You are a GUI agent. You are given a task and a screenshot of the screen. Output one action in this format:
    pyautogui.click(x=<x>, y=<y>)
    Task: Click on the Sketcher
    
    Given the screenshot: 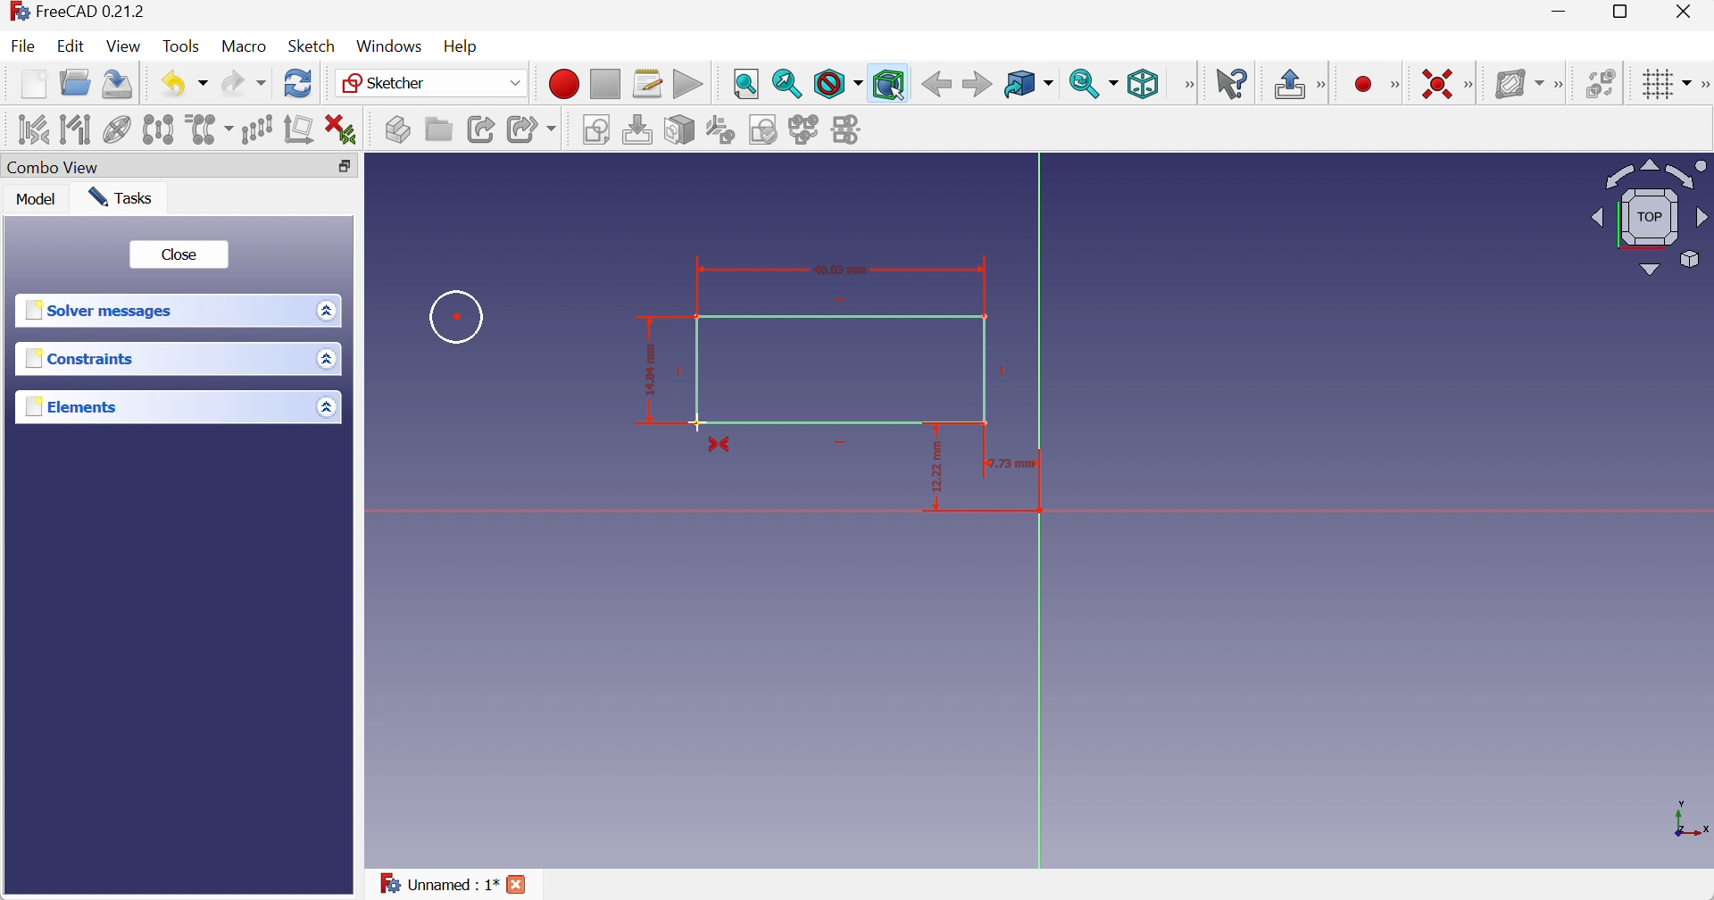 What is the action you would take?
    pyautogui.click(x=435, y=84)
    